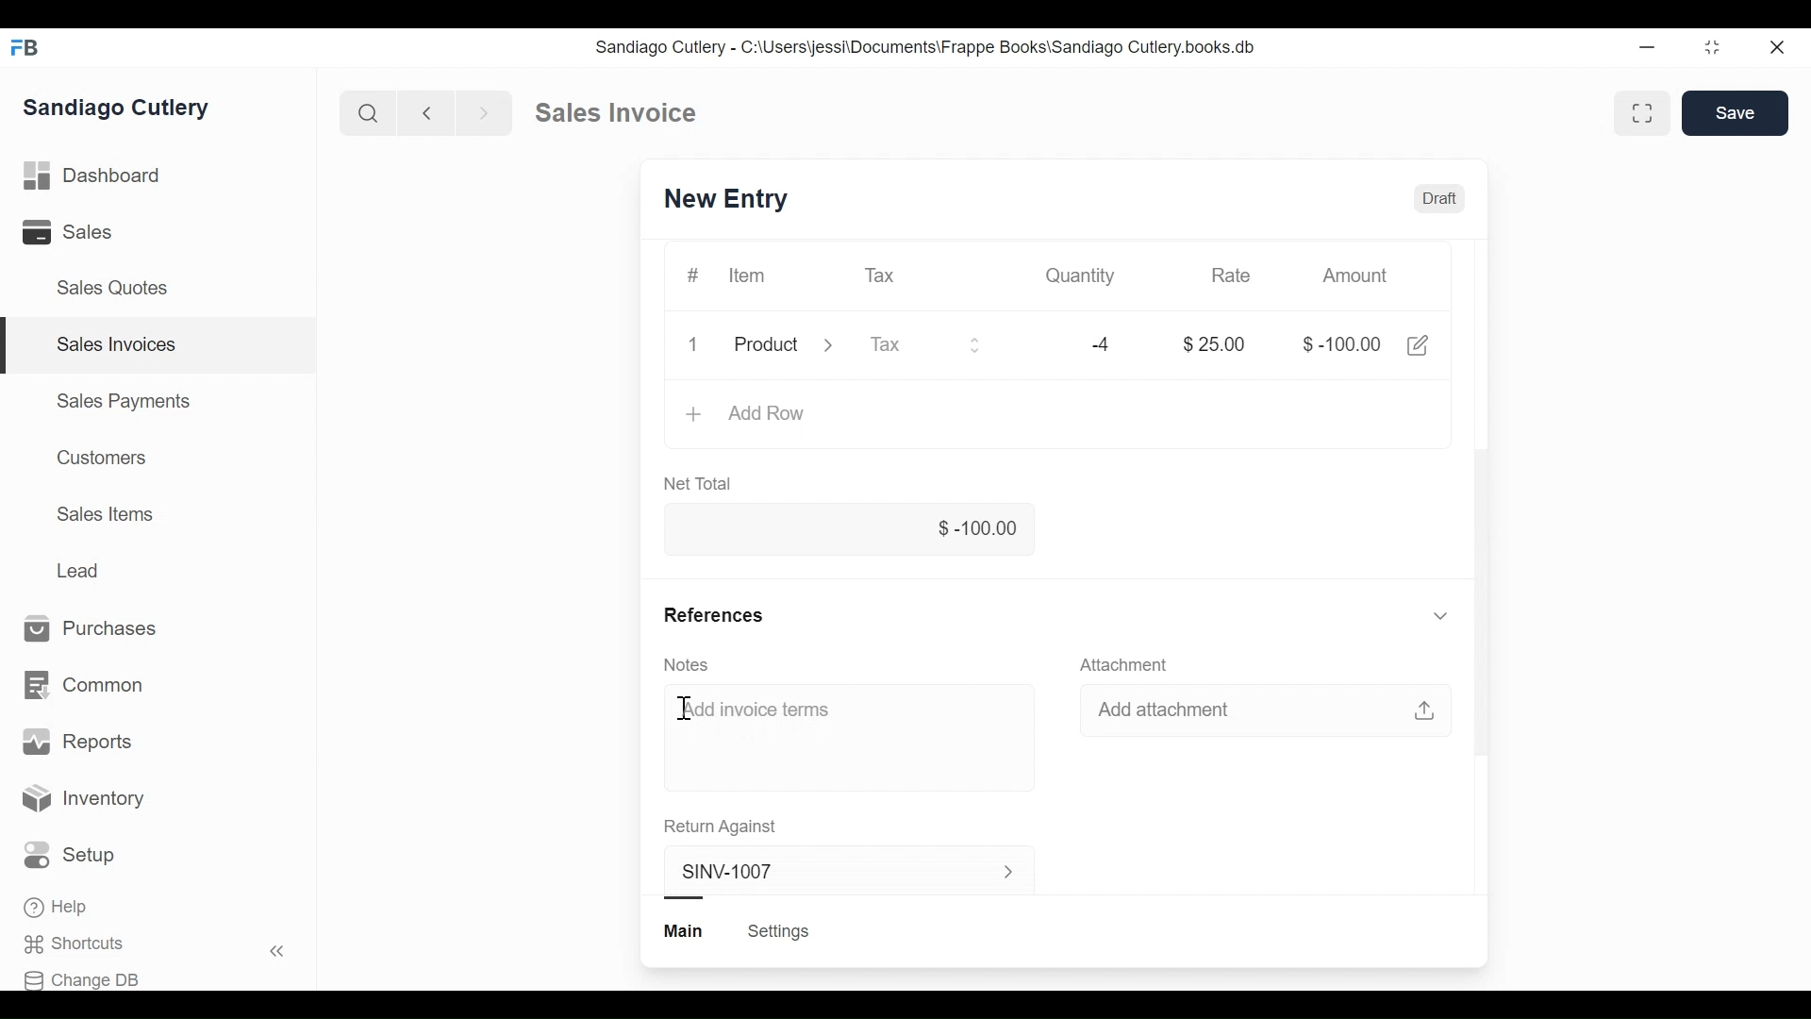 This screenshot has width=1811, height=1019. I want to click on Sales Items, so click(105, 513).